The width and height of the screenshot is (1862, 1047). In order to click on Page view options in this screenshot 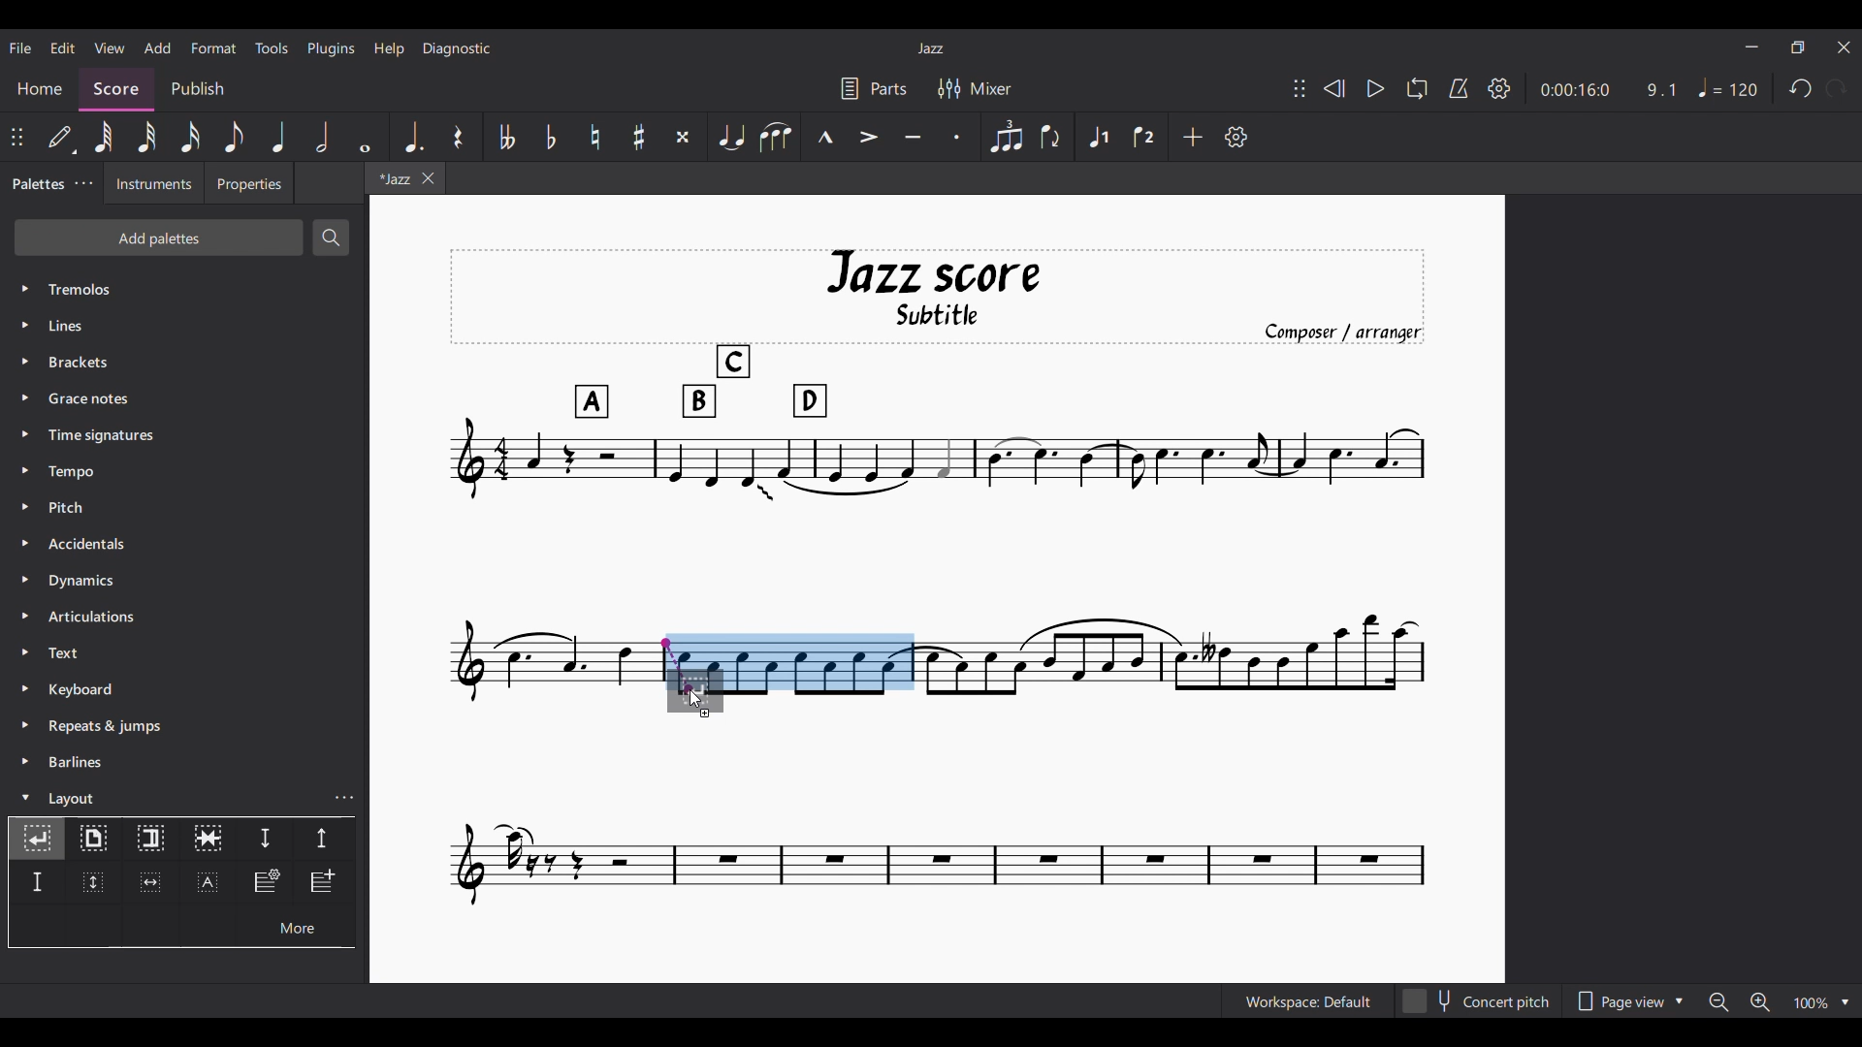, I will do `click(1629, 1000)`.